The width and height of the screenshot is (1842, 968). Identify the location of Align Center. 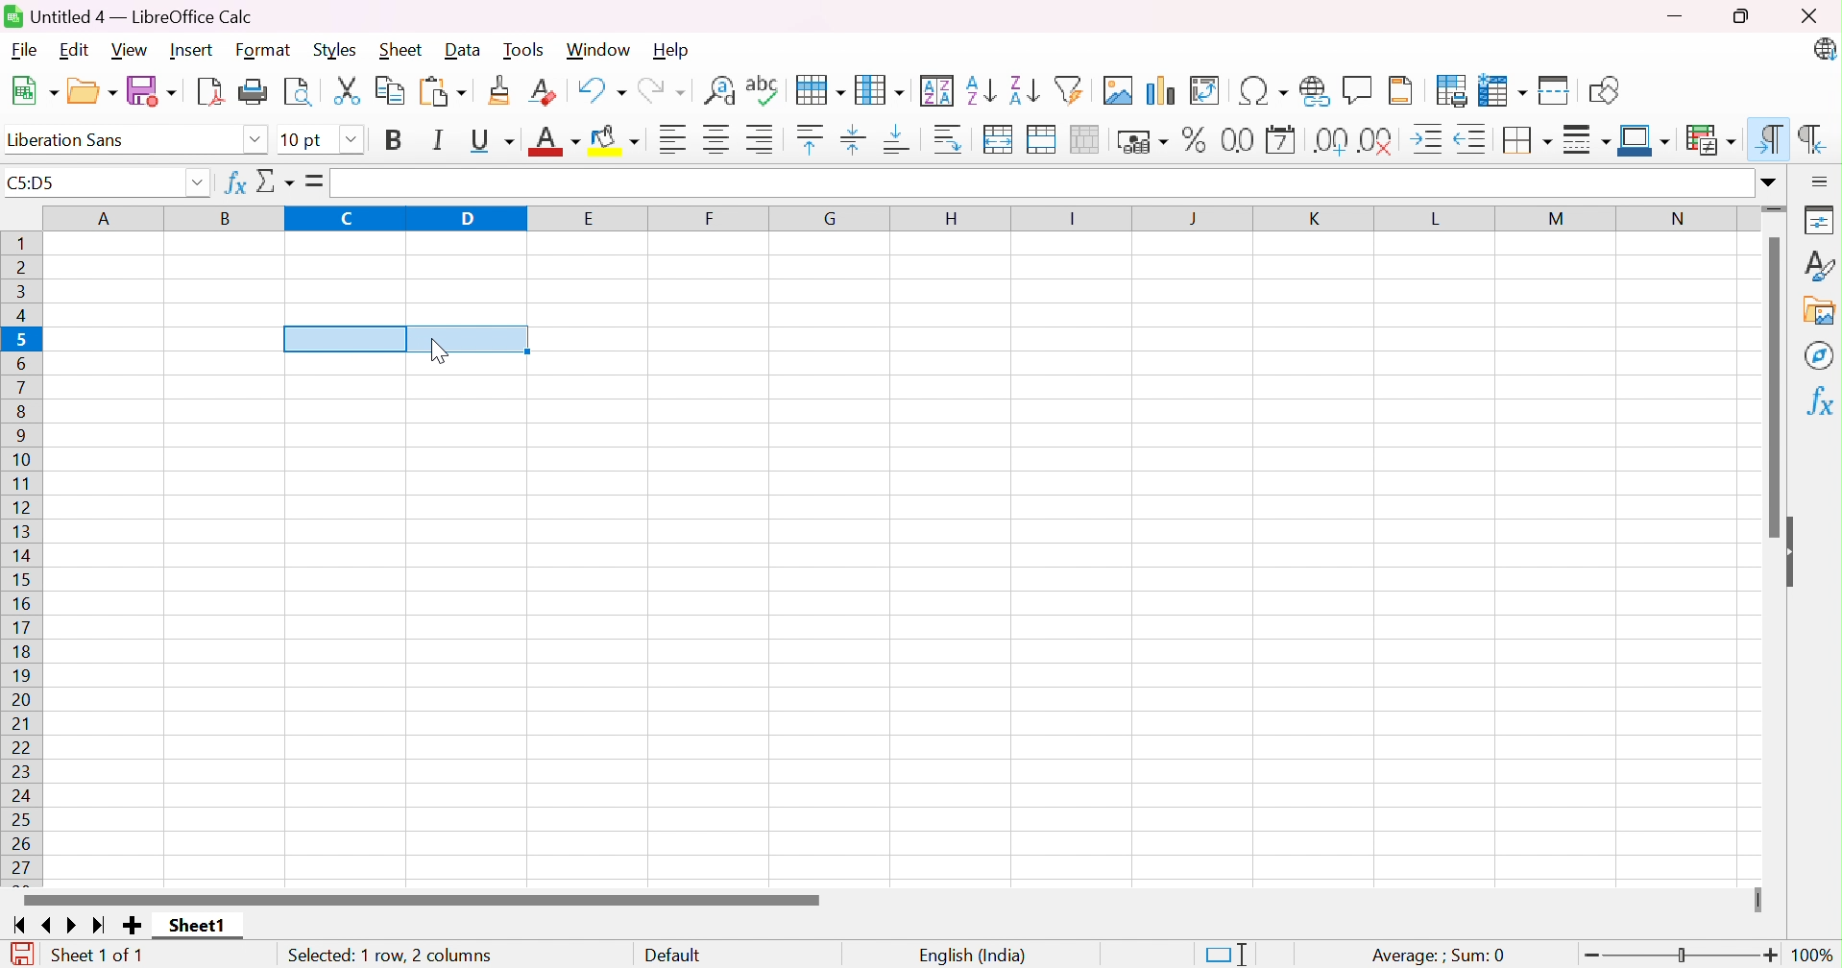
(715, 139).